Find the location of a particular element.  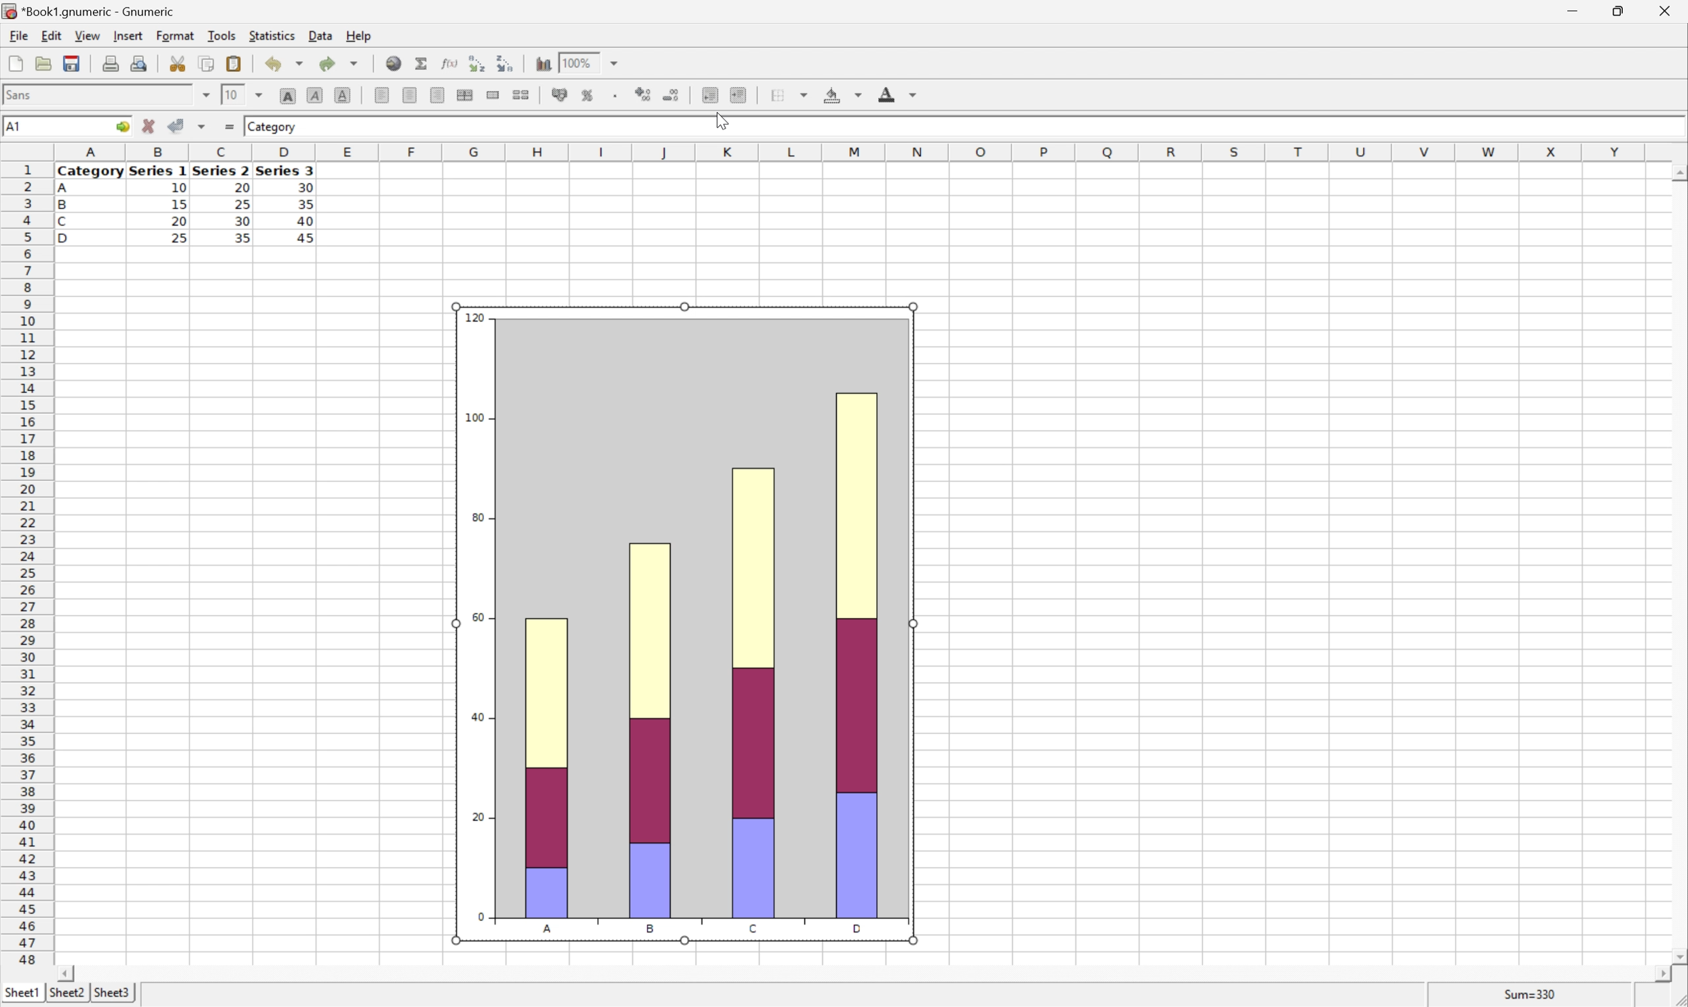

Accept changes in multiple cells is located at coordinates (201, 126).